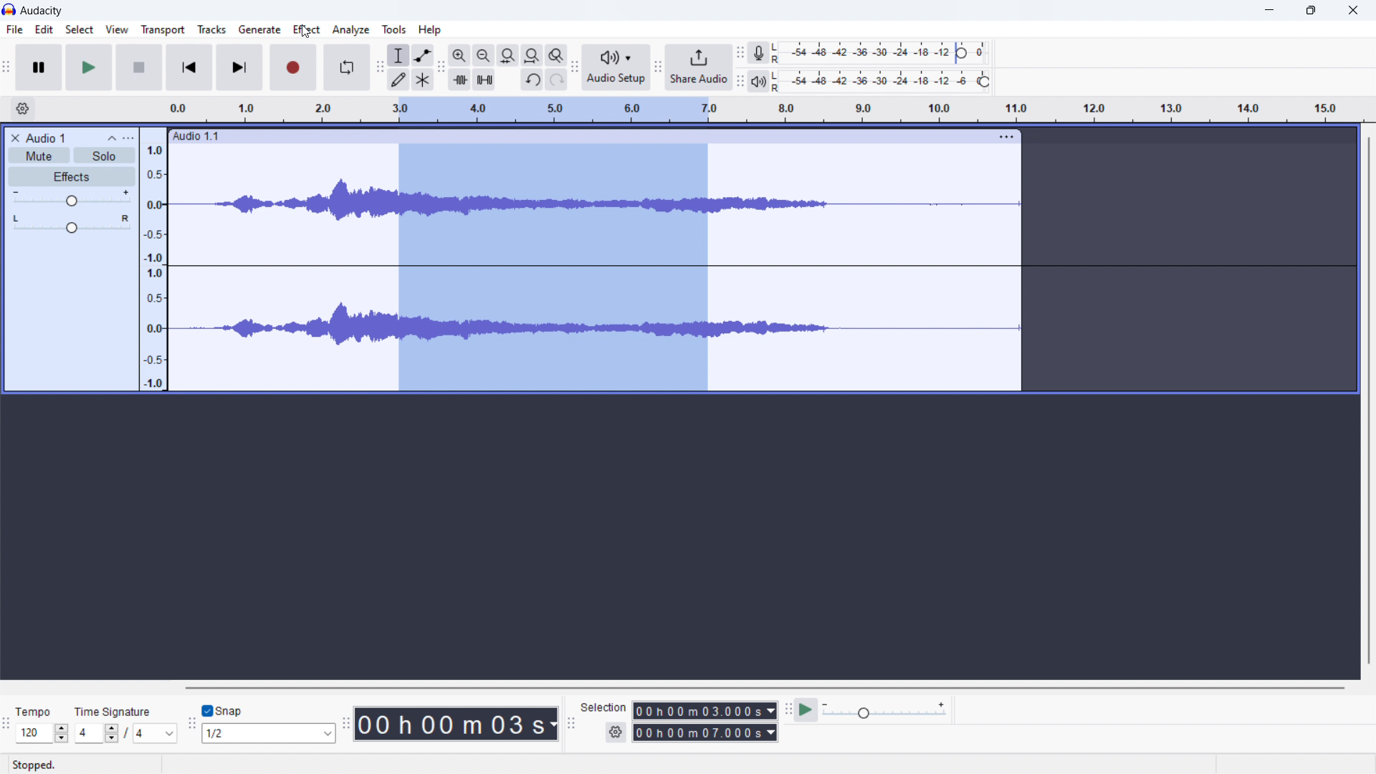 The image size is (1376, 774). Describe the element at coordinates (71, 177) in the screenshot. I see `effects` at that location.